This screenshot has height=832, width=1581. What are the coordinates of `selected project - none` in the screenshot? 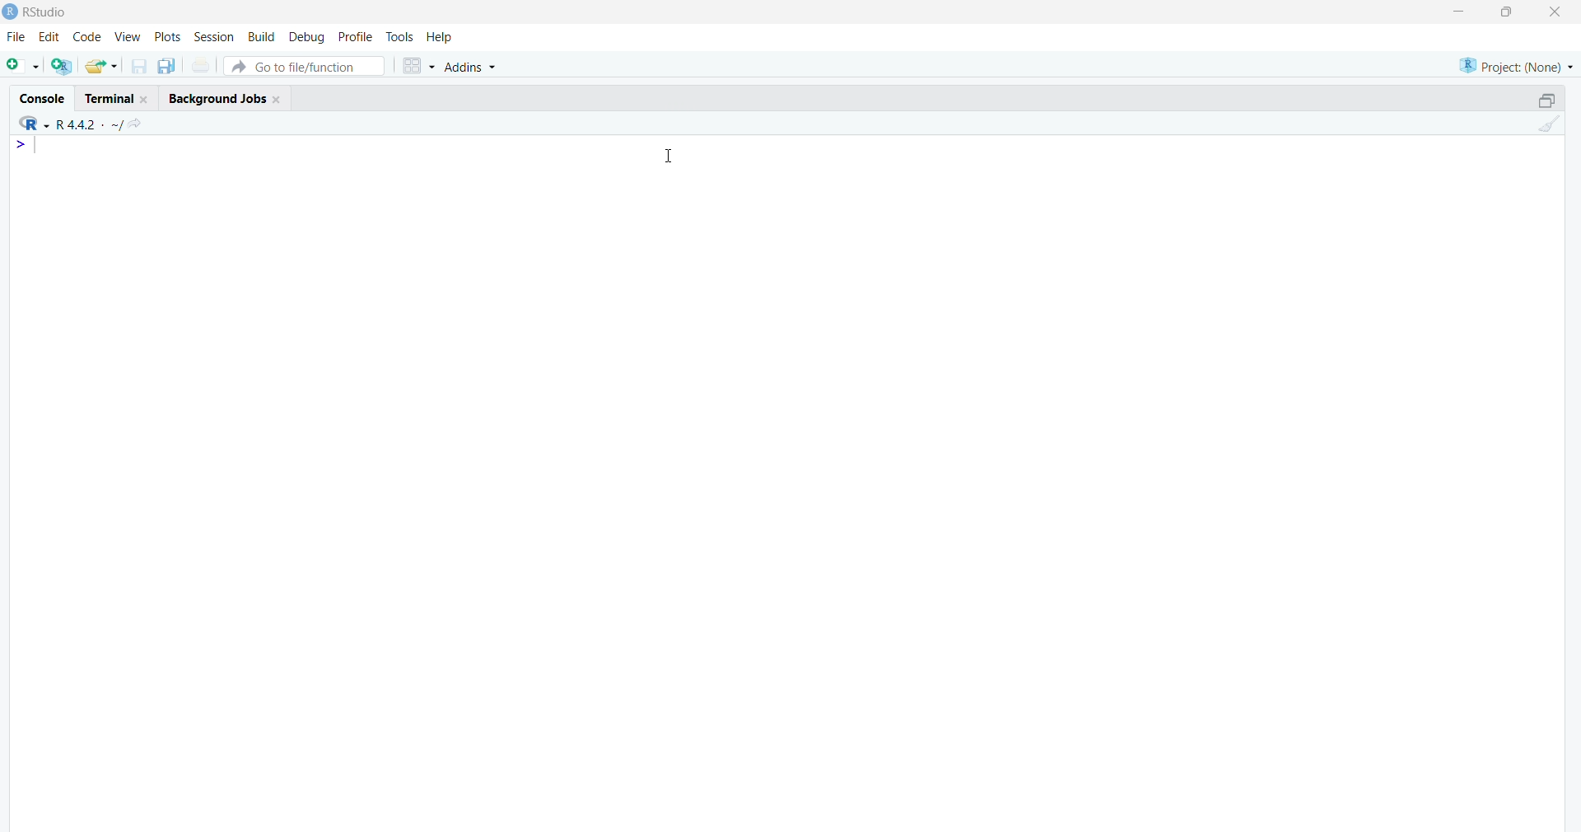 It's located at (1518, 65).